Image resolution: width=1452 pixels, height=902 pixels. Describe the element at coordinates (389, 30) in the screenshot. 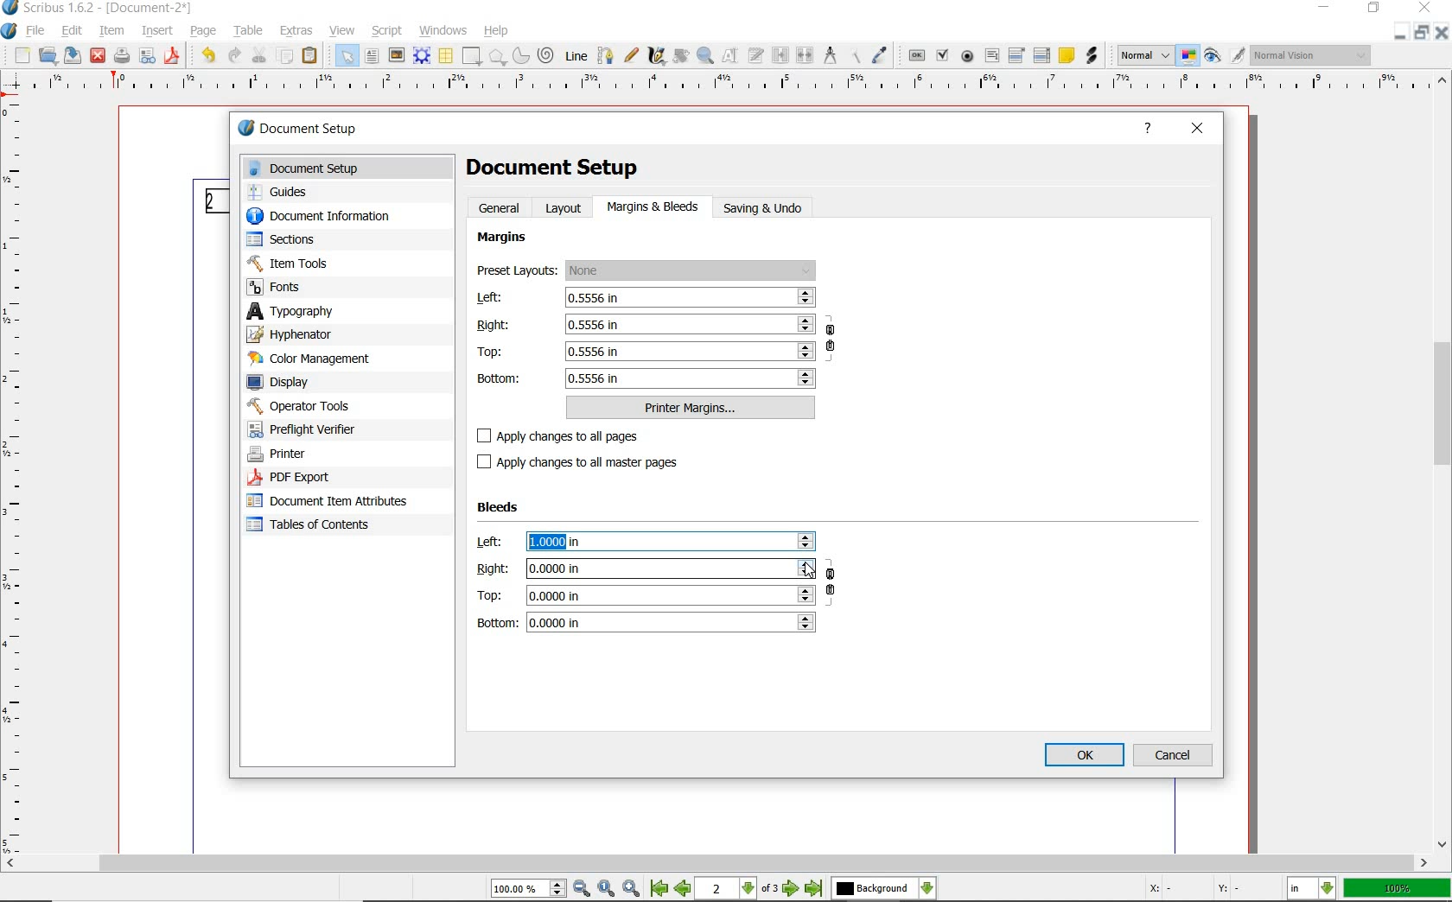

I see `script` at that location.